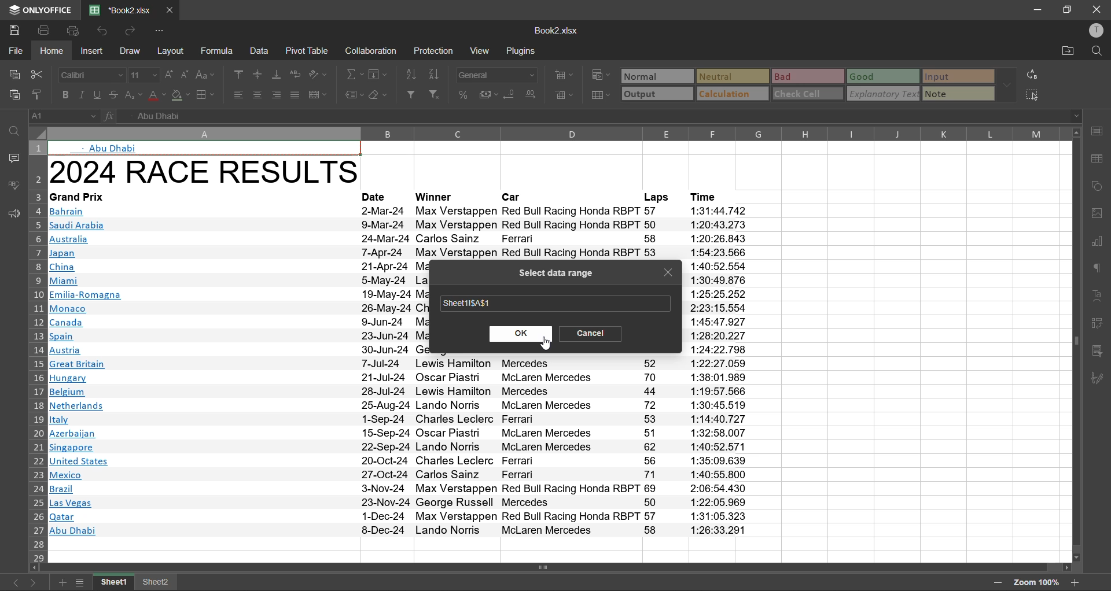 This screenshot has height=591, width=1111. What do you see at coordinates (799, 93) in the screenshot?
I see `check cell` at bounding box center [799, 93].